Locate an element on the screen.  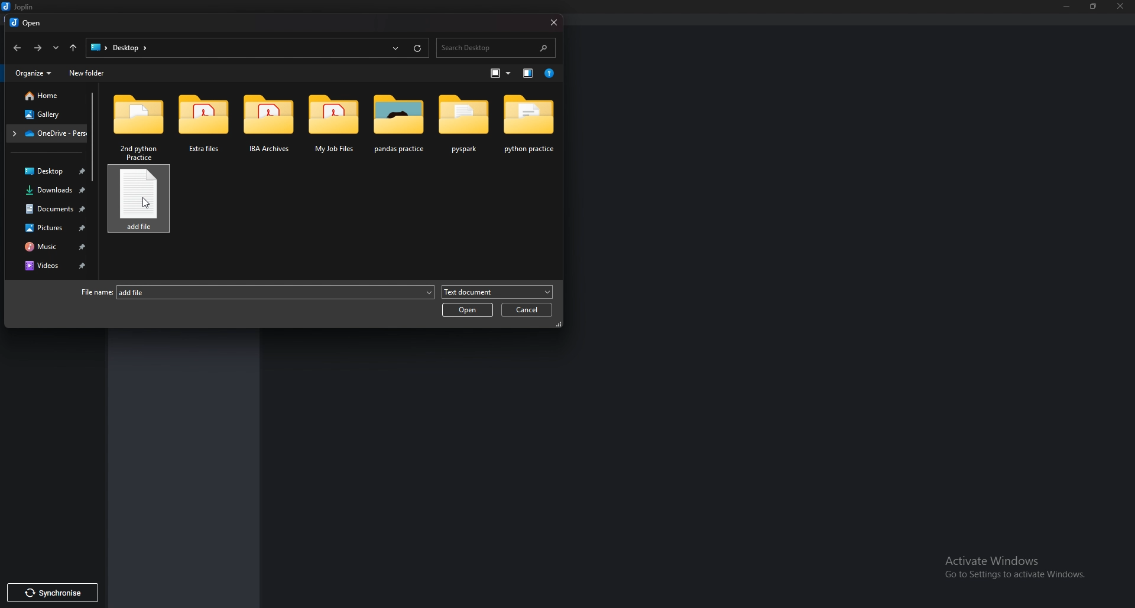
Change view is located at coordinates (501, 73).